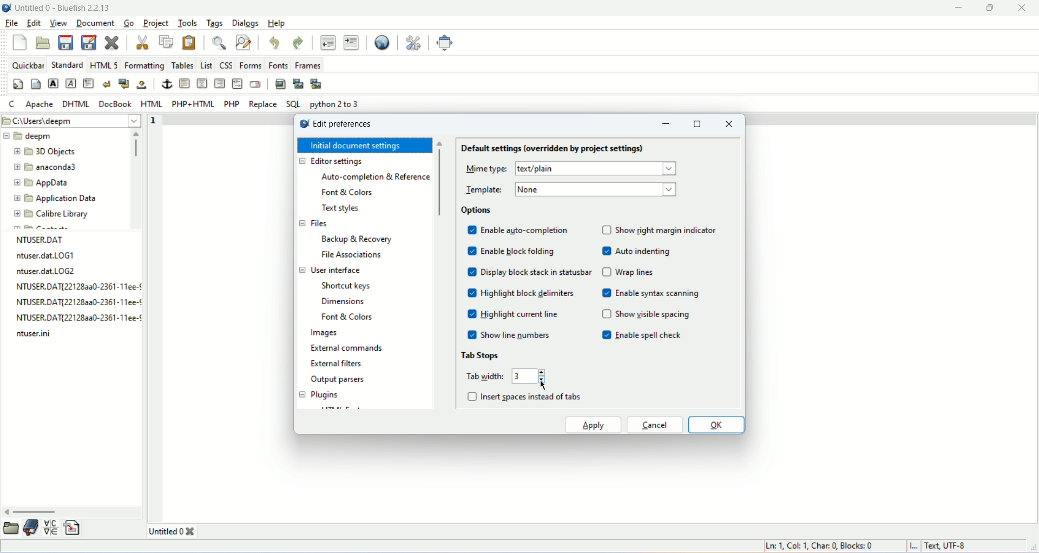 The width and height of the screenshot is (1039, 553). I want to click on check box, so click(472, 396).